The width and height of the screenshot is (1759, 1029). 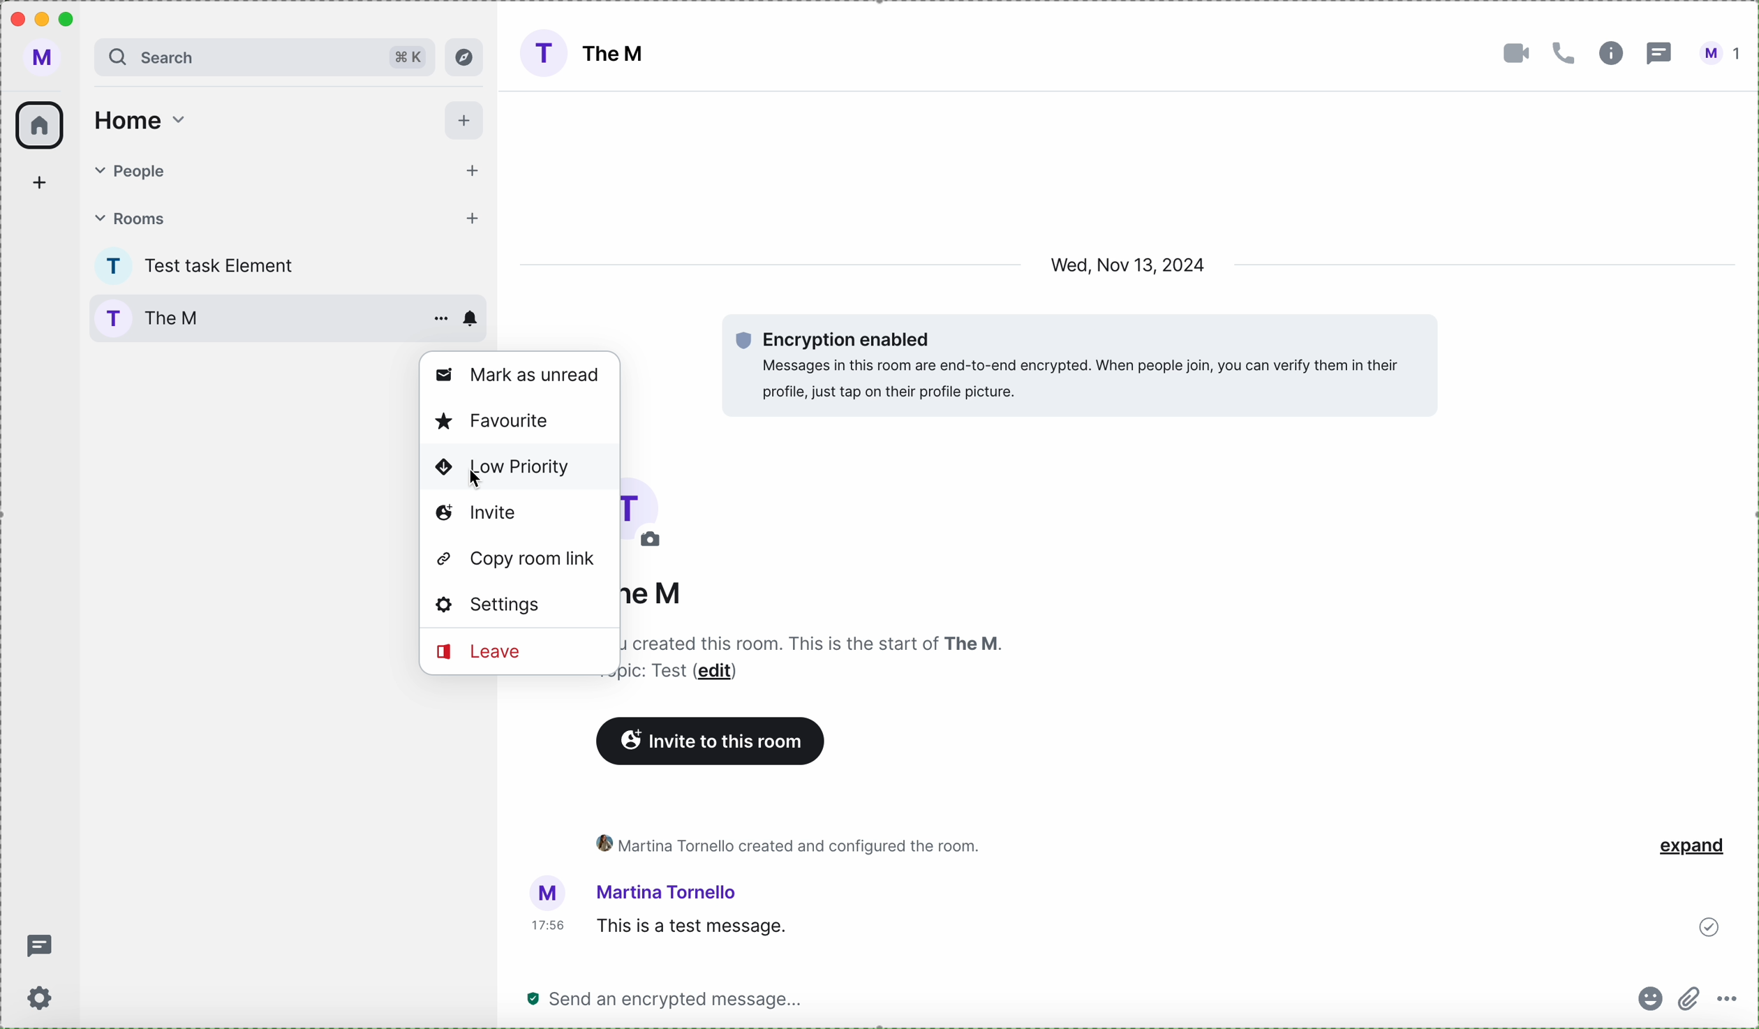 I want to click on attach file, so click(x=1692, y=1000).